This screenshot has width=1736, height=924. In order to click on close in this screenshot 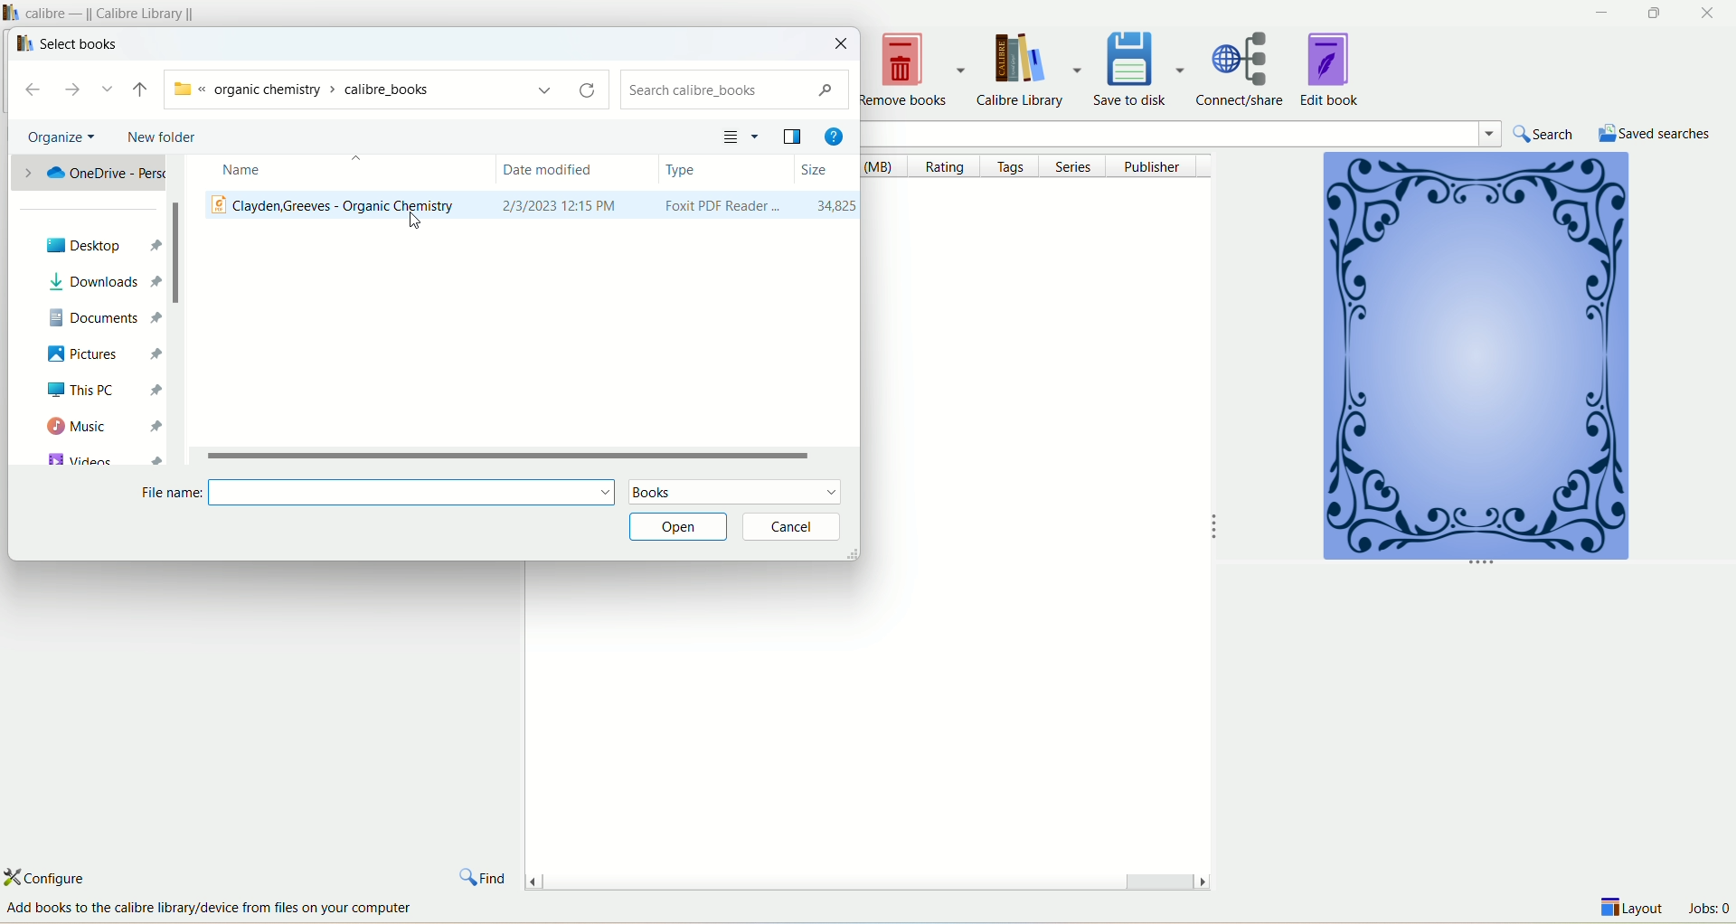, I will do `click(1710, 14)`.